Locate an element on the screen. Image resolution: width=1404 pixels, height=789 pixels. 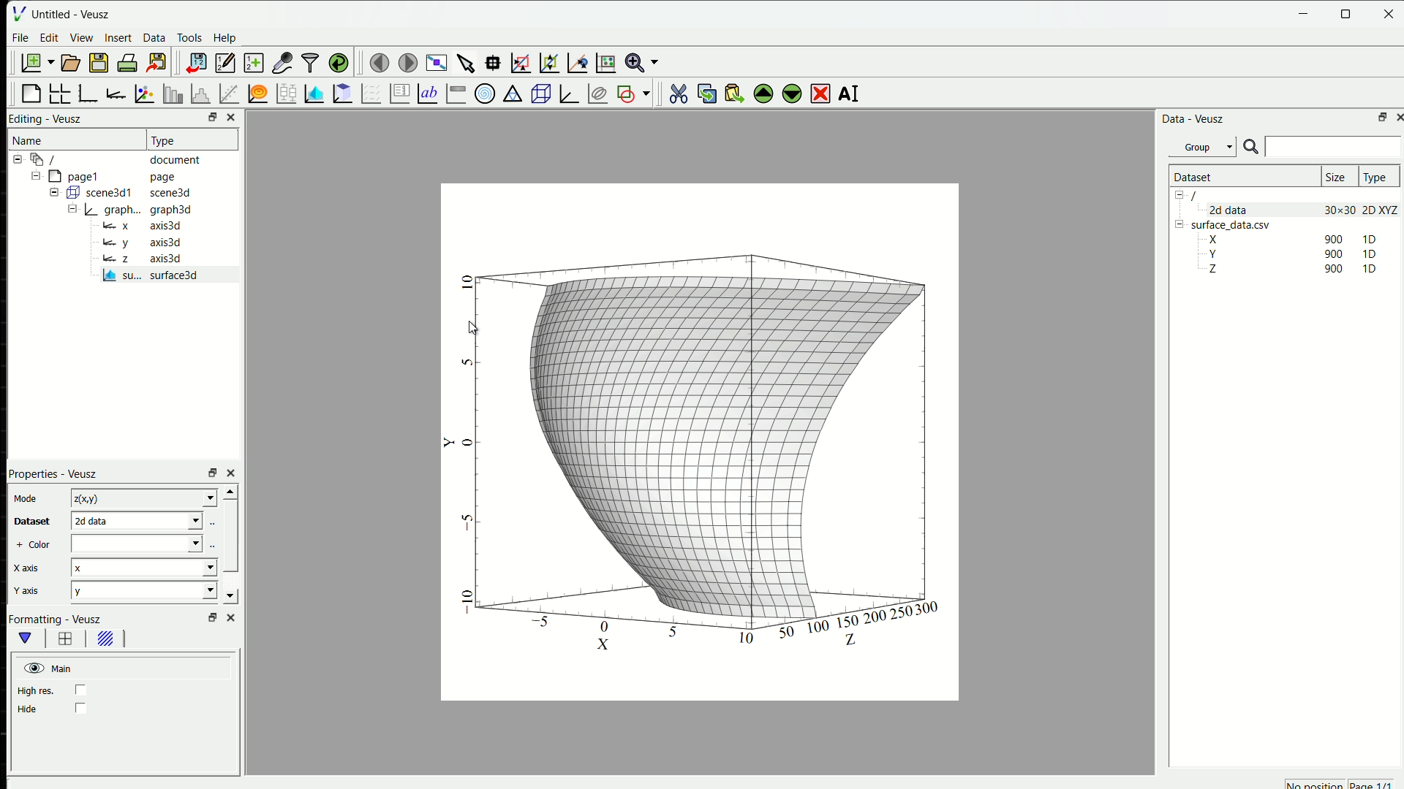
Y 90 1D is located at coordinates (1288, 254).